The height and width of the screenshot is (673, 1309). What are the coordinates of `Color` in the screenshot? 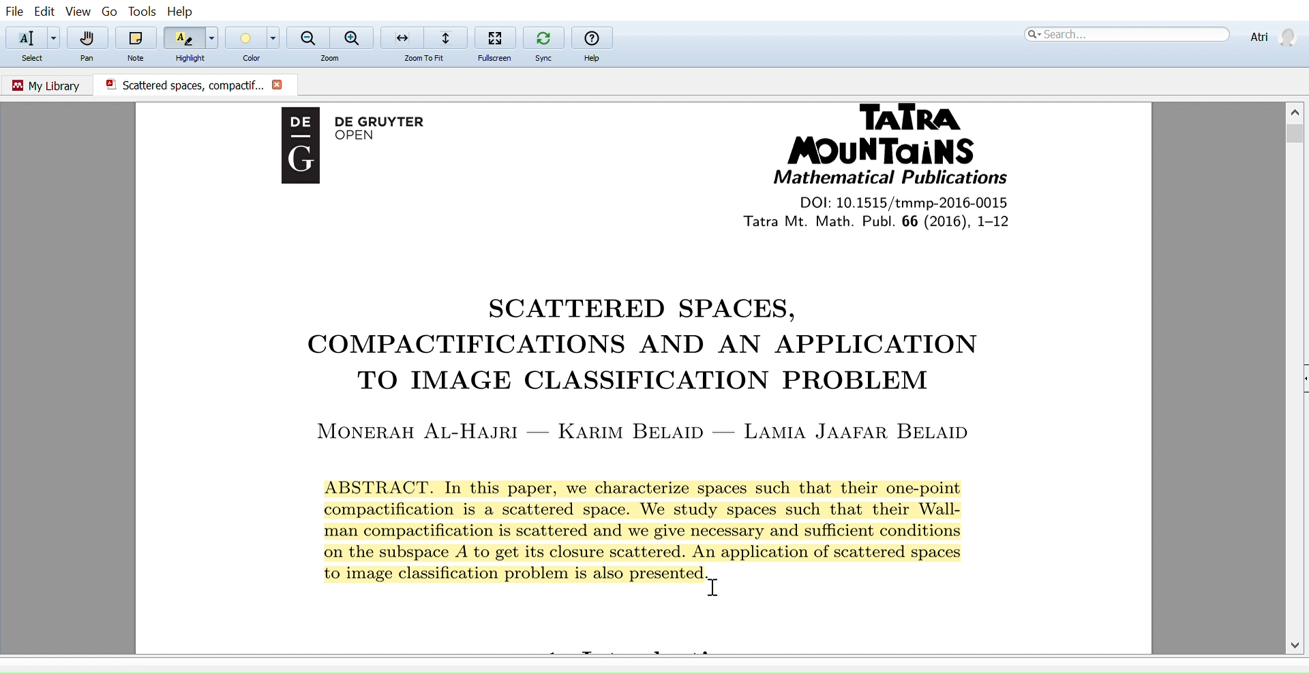 It's located at (244, 37).